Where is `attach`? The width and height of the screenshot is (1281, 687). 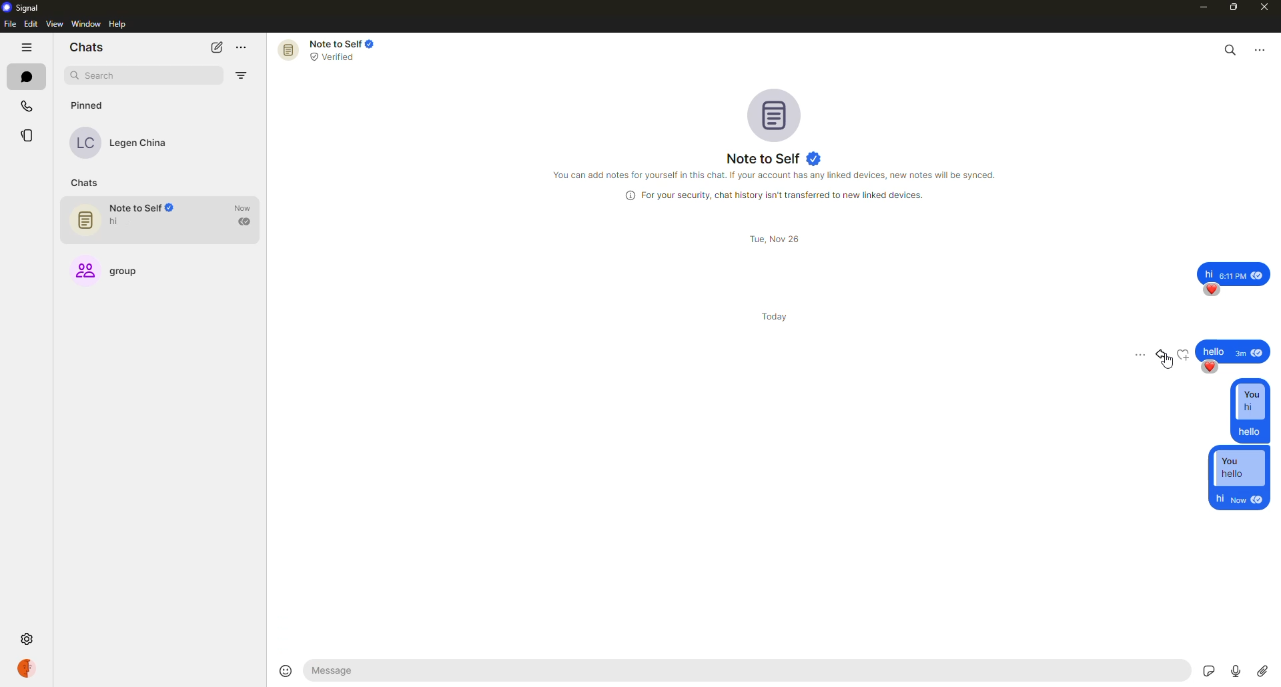 attach is located at coordinates (1264, 670).